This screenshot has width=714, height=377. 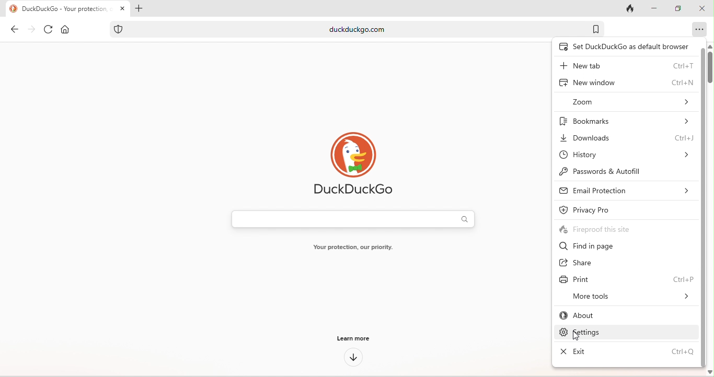 What do you see at coordinates (29, 30) in the screenshot?
I see `forward` at bounding box center [29, 30].